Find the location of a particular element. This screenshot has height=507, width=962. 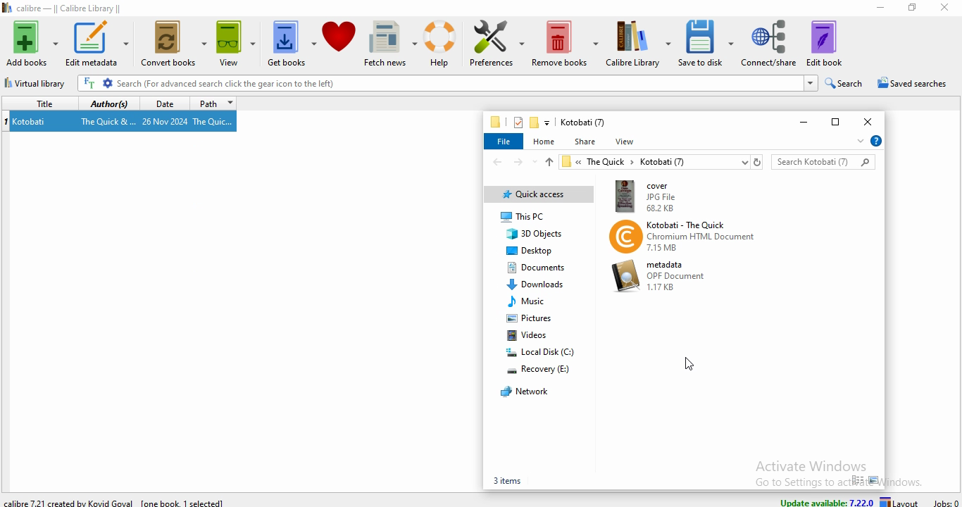

large icon view is located at coordinates (875, 480).